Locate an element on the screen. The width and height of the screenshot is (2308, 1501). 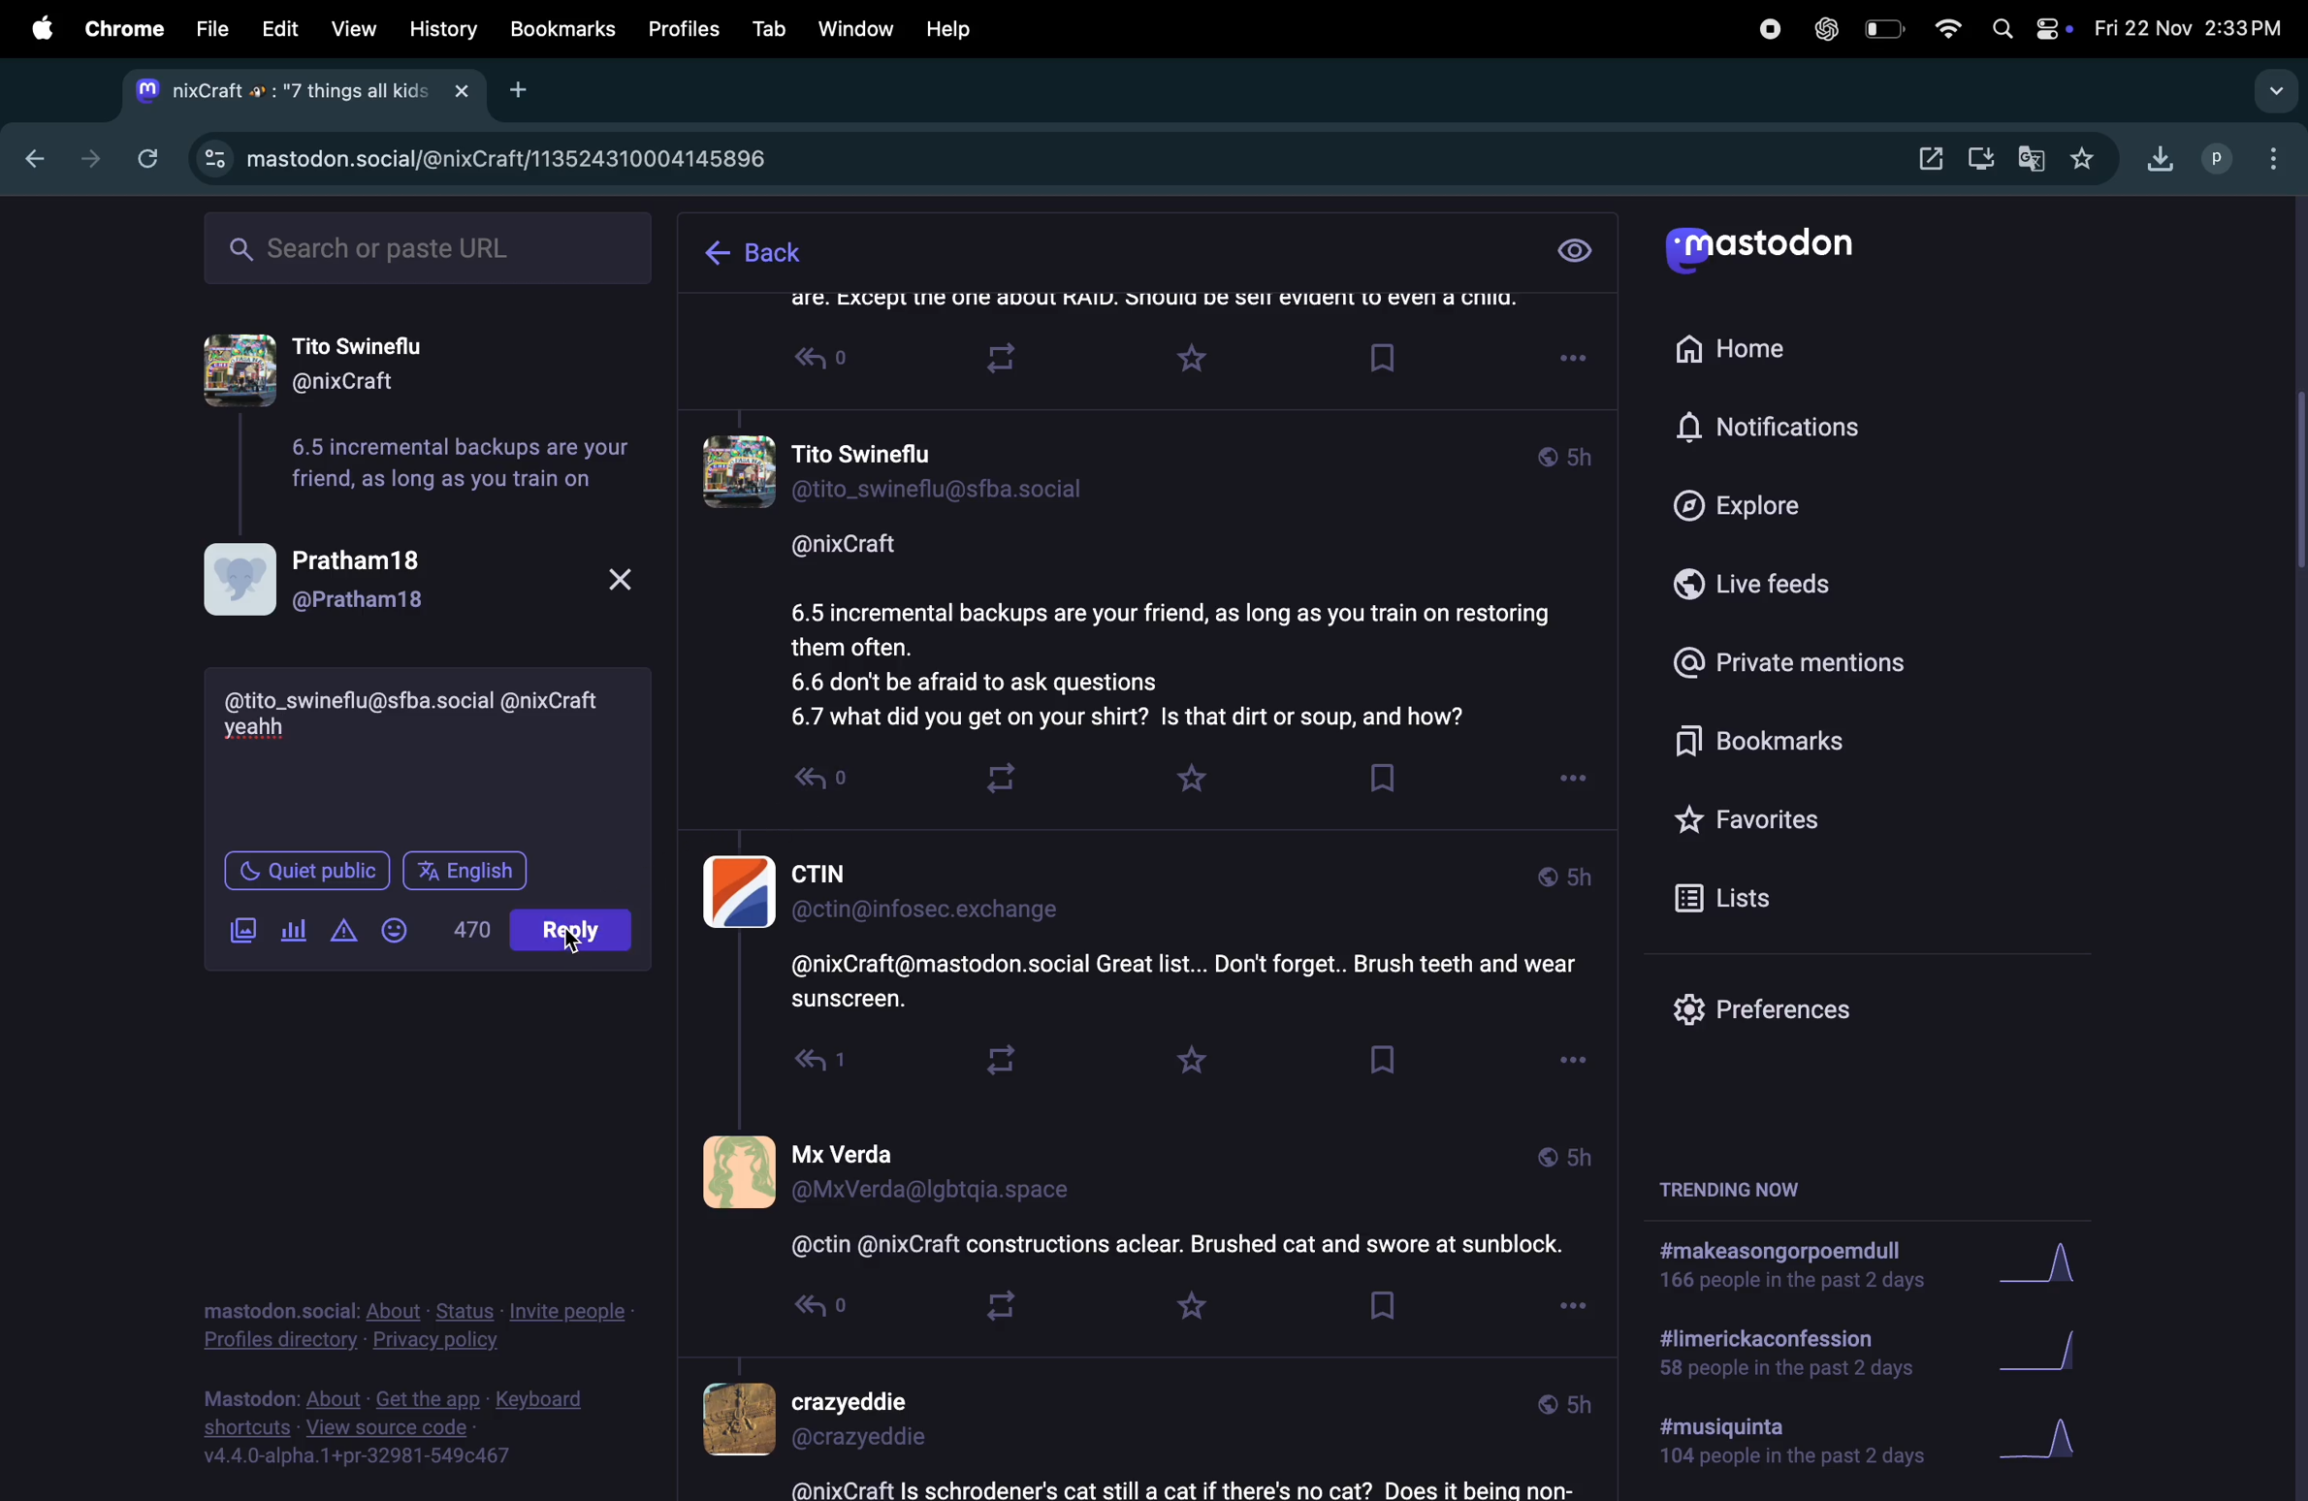
english is located at coordinates (466, 876).